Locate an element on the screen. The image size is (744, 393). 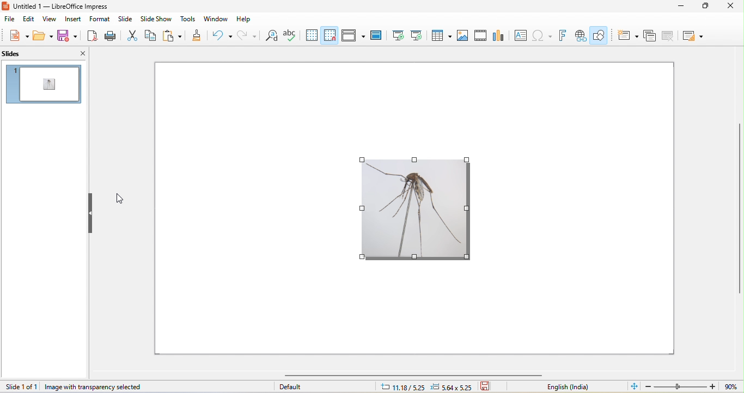
window is located at coordinates (215, 19).